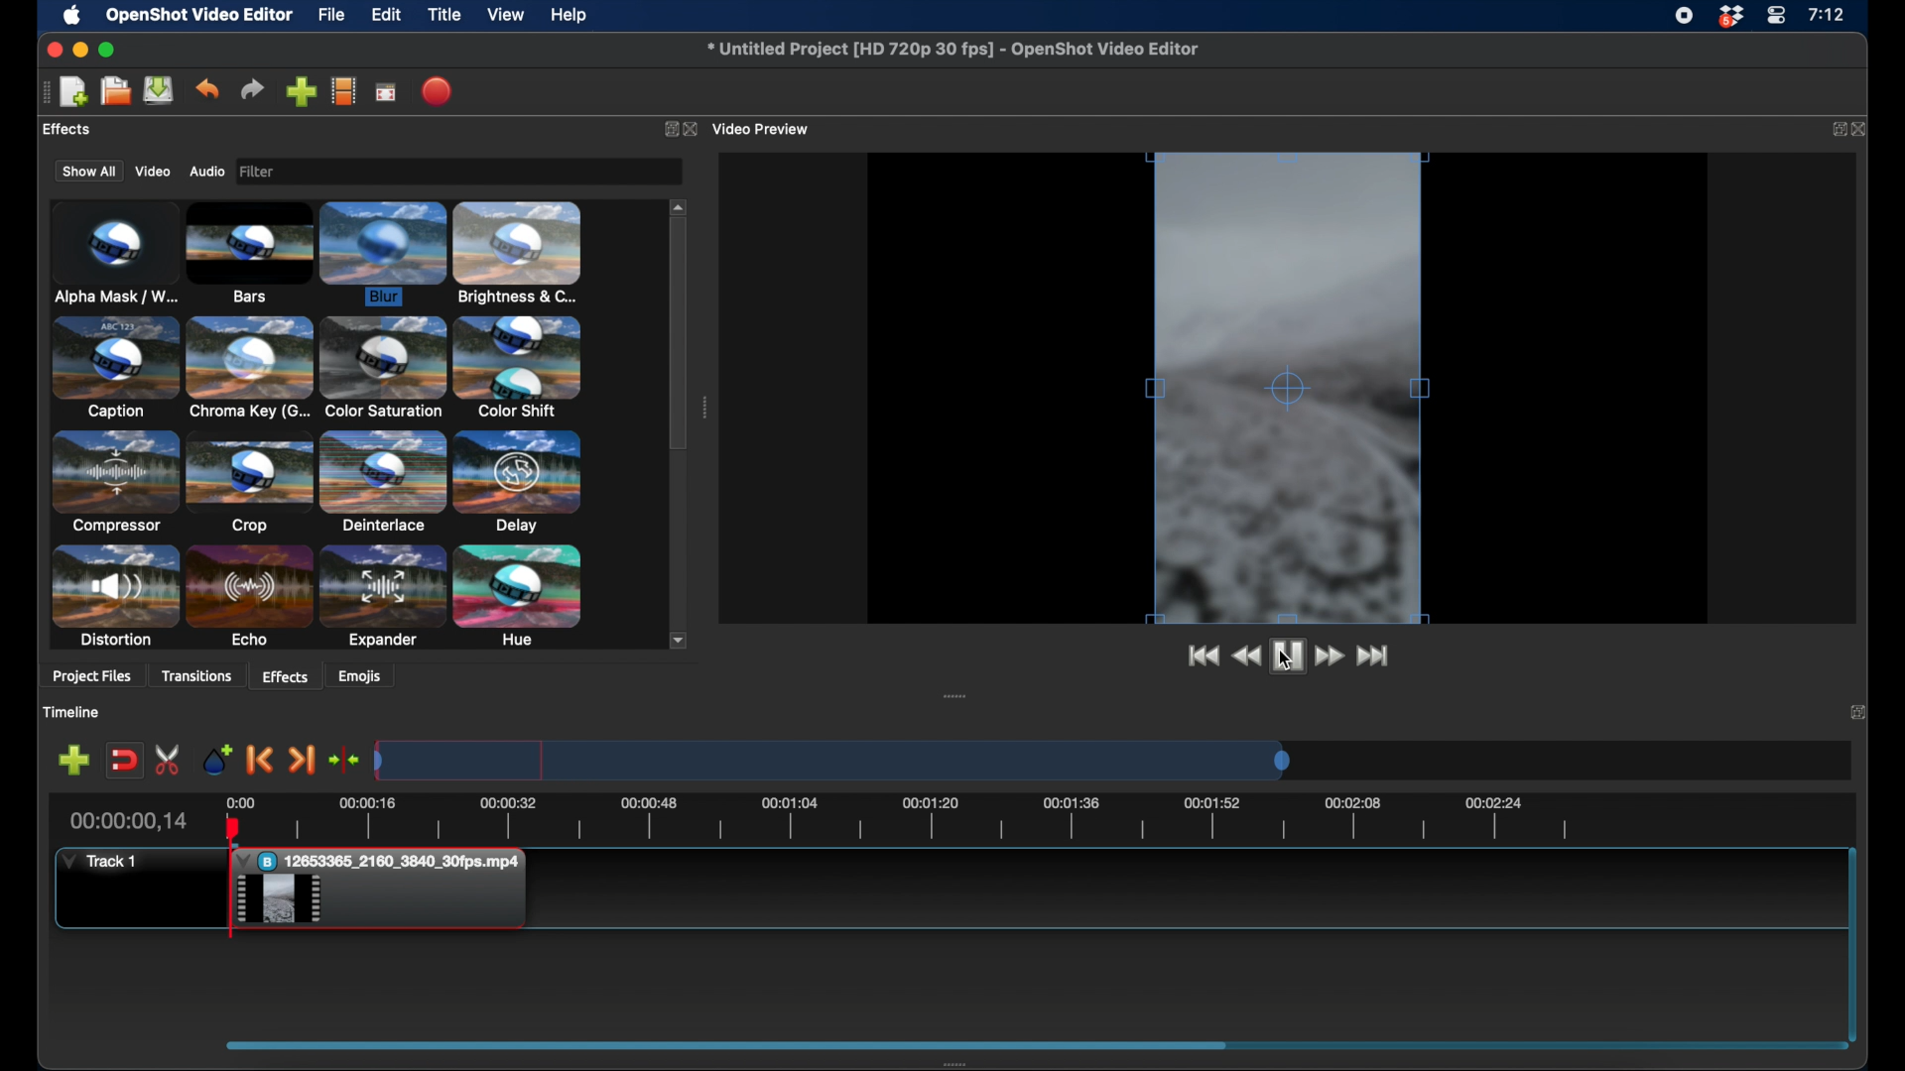 This screenshot has width=1905, height=1071. Describe the element at coordinates (196, 676) in the screenshot. I see `transitions` at that location.